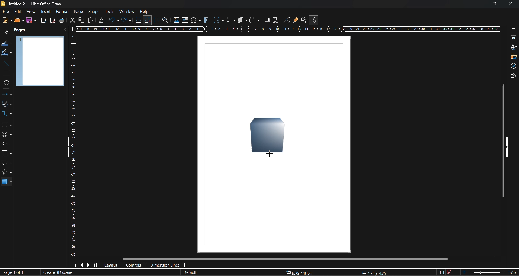  I want to click on new, so click(7, 21).